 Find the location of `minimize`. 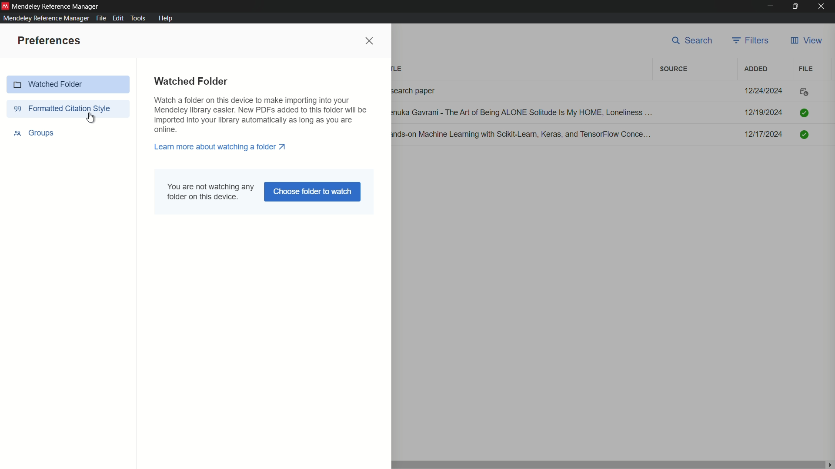

minimize is located at coordinates (769, 7).